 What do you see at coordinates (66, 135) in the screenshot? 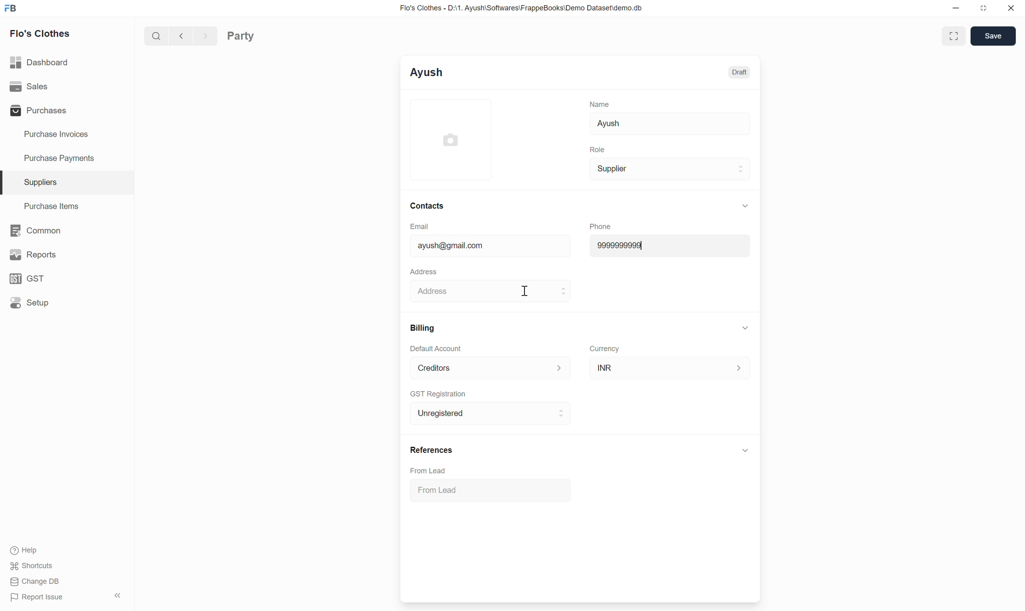
I see `Purchase Invoices` at bounding box center [66, 135].